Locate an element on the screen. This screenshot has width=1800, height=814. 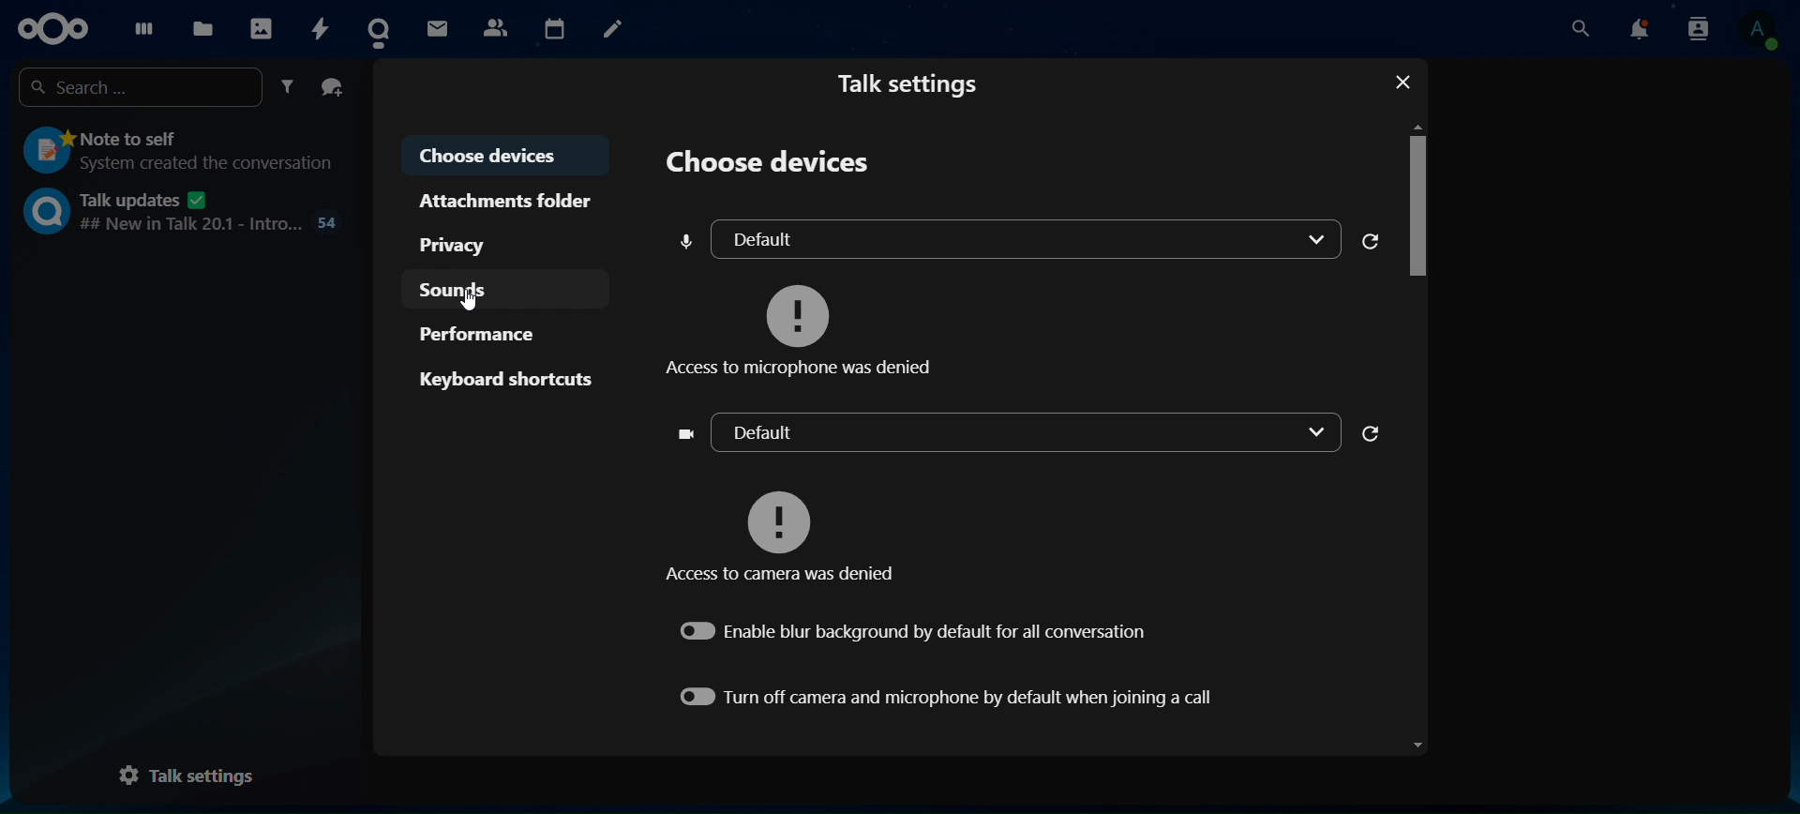
talk updates ## New in talk 20.1 - intro ...54 is located at coordinates (182, 210).